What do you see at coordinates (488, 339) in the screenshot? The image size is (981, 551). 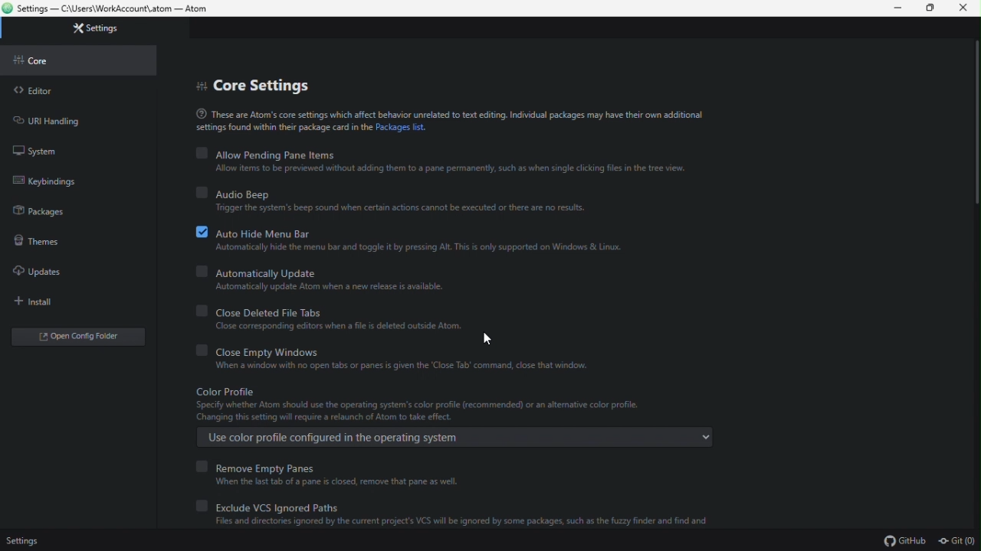 I see `cursor` at bounding box center [488, 339].